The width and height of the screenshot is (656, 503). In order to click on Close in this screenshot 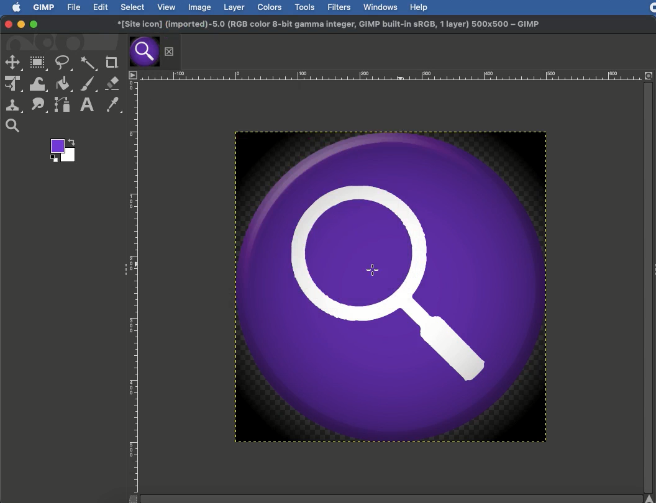, I will do `click(169, 50)`.